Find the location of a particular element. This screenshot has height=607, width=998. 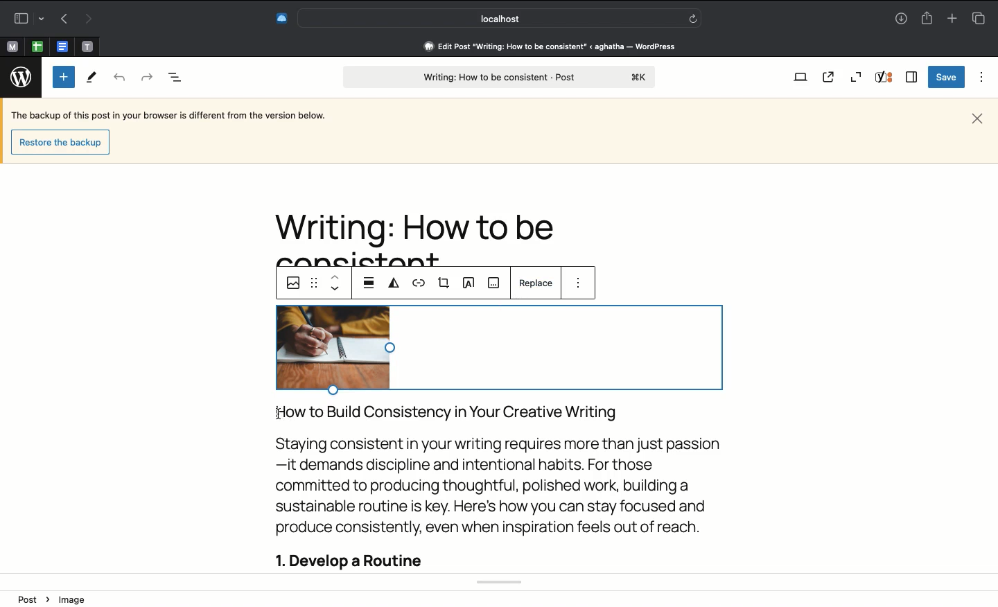

Next page is located at coordinates (87, 20).